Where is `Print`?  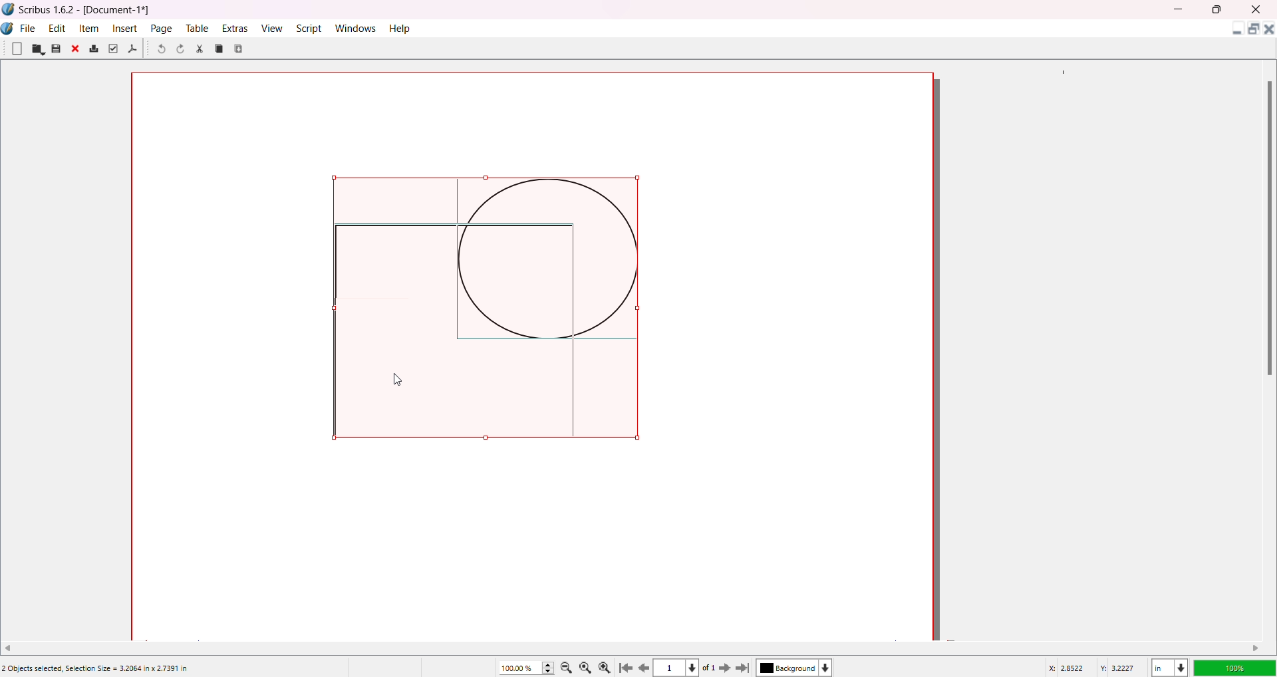 Print is located at coordinates (94, 49).